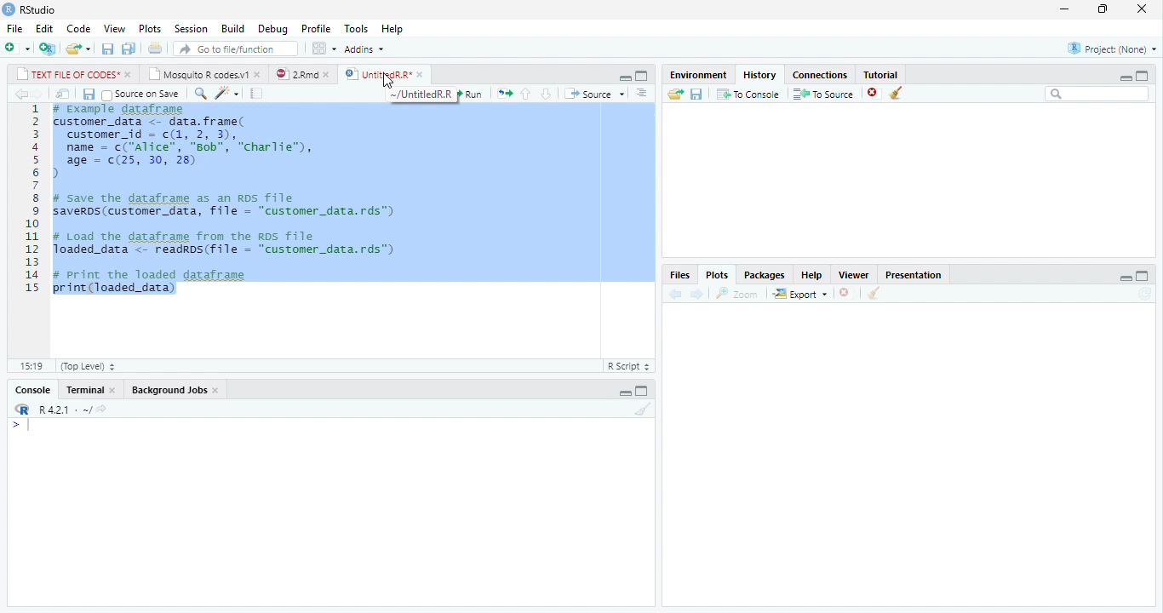 This screenshot has width=1163, height=613. What do you see at coordinates (625, 393) in the screenshot?
I see `minimize` at bounding box center [625, 393].